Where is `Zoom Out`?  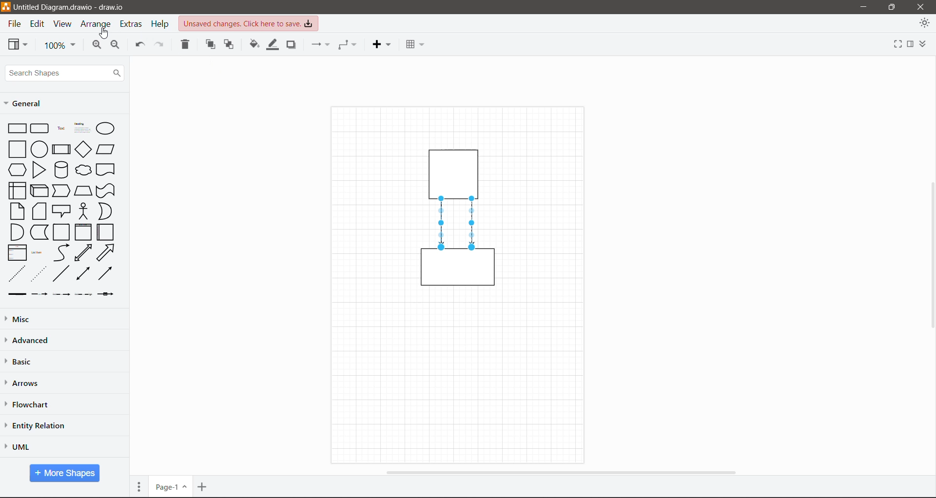 Zoom Out is located at coordinates (116, 46).